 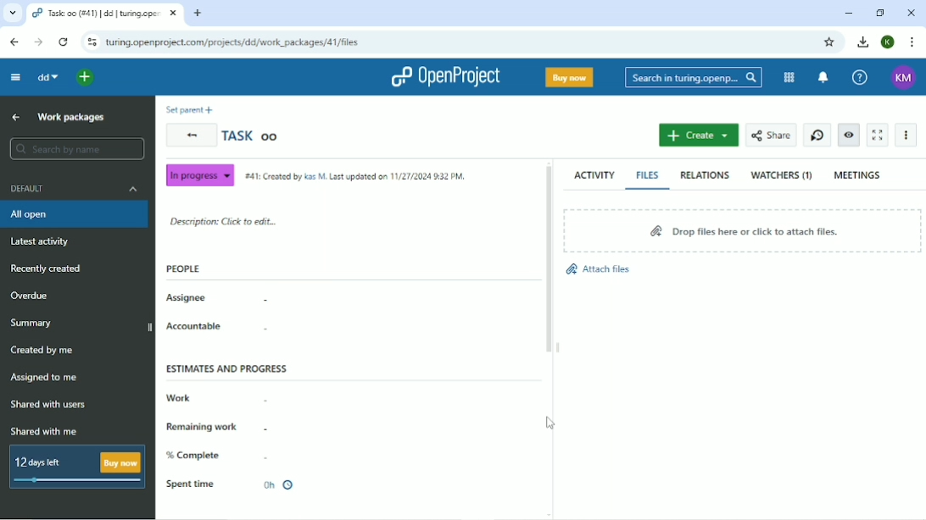 I want to click on Unwatch work package, so click(x=850, y=136).